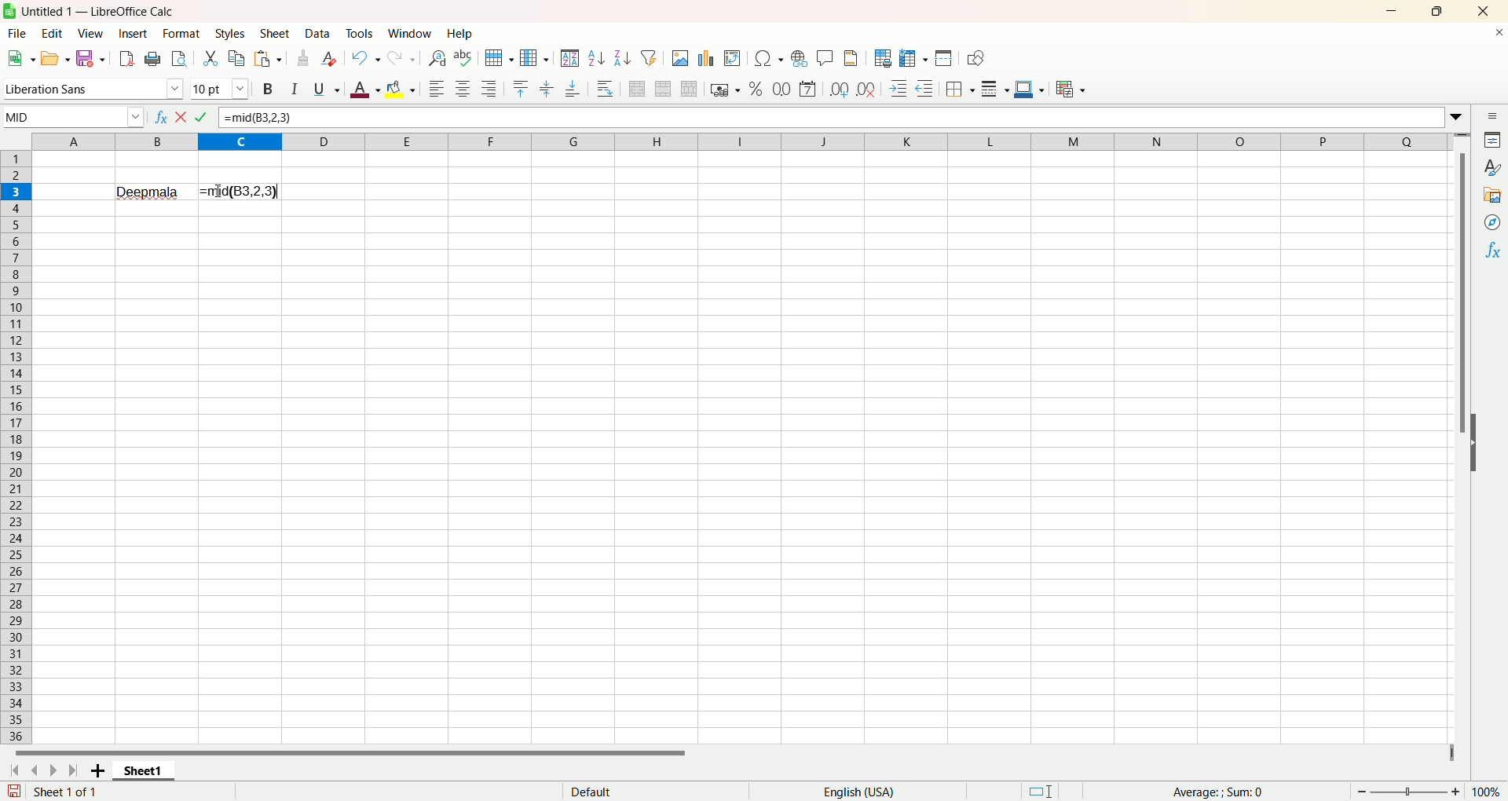  Describe the element at coordinates (268, 58) in the screenshot. I see `Paste` at that location.